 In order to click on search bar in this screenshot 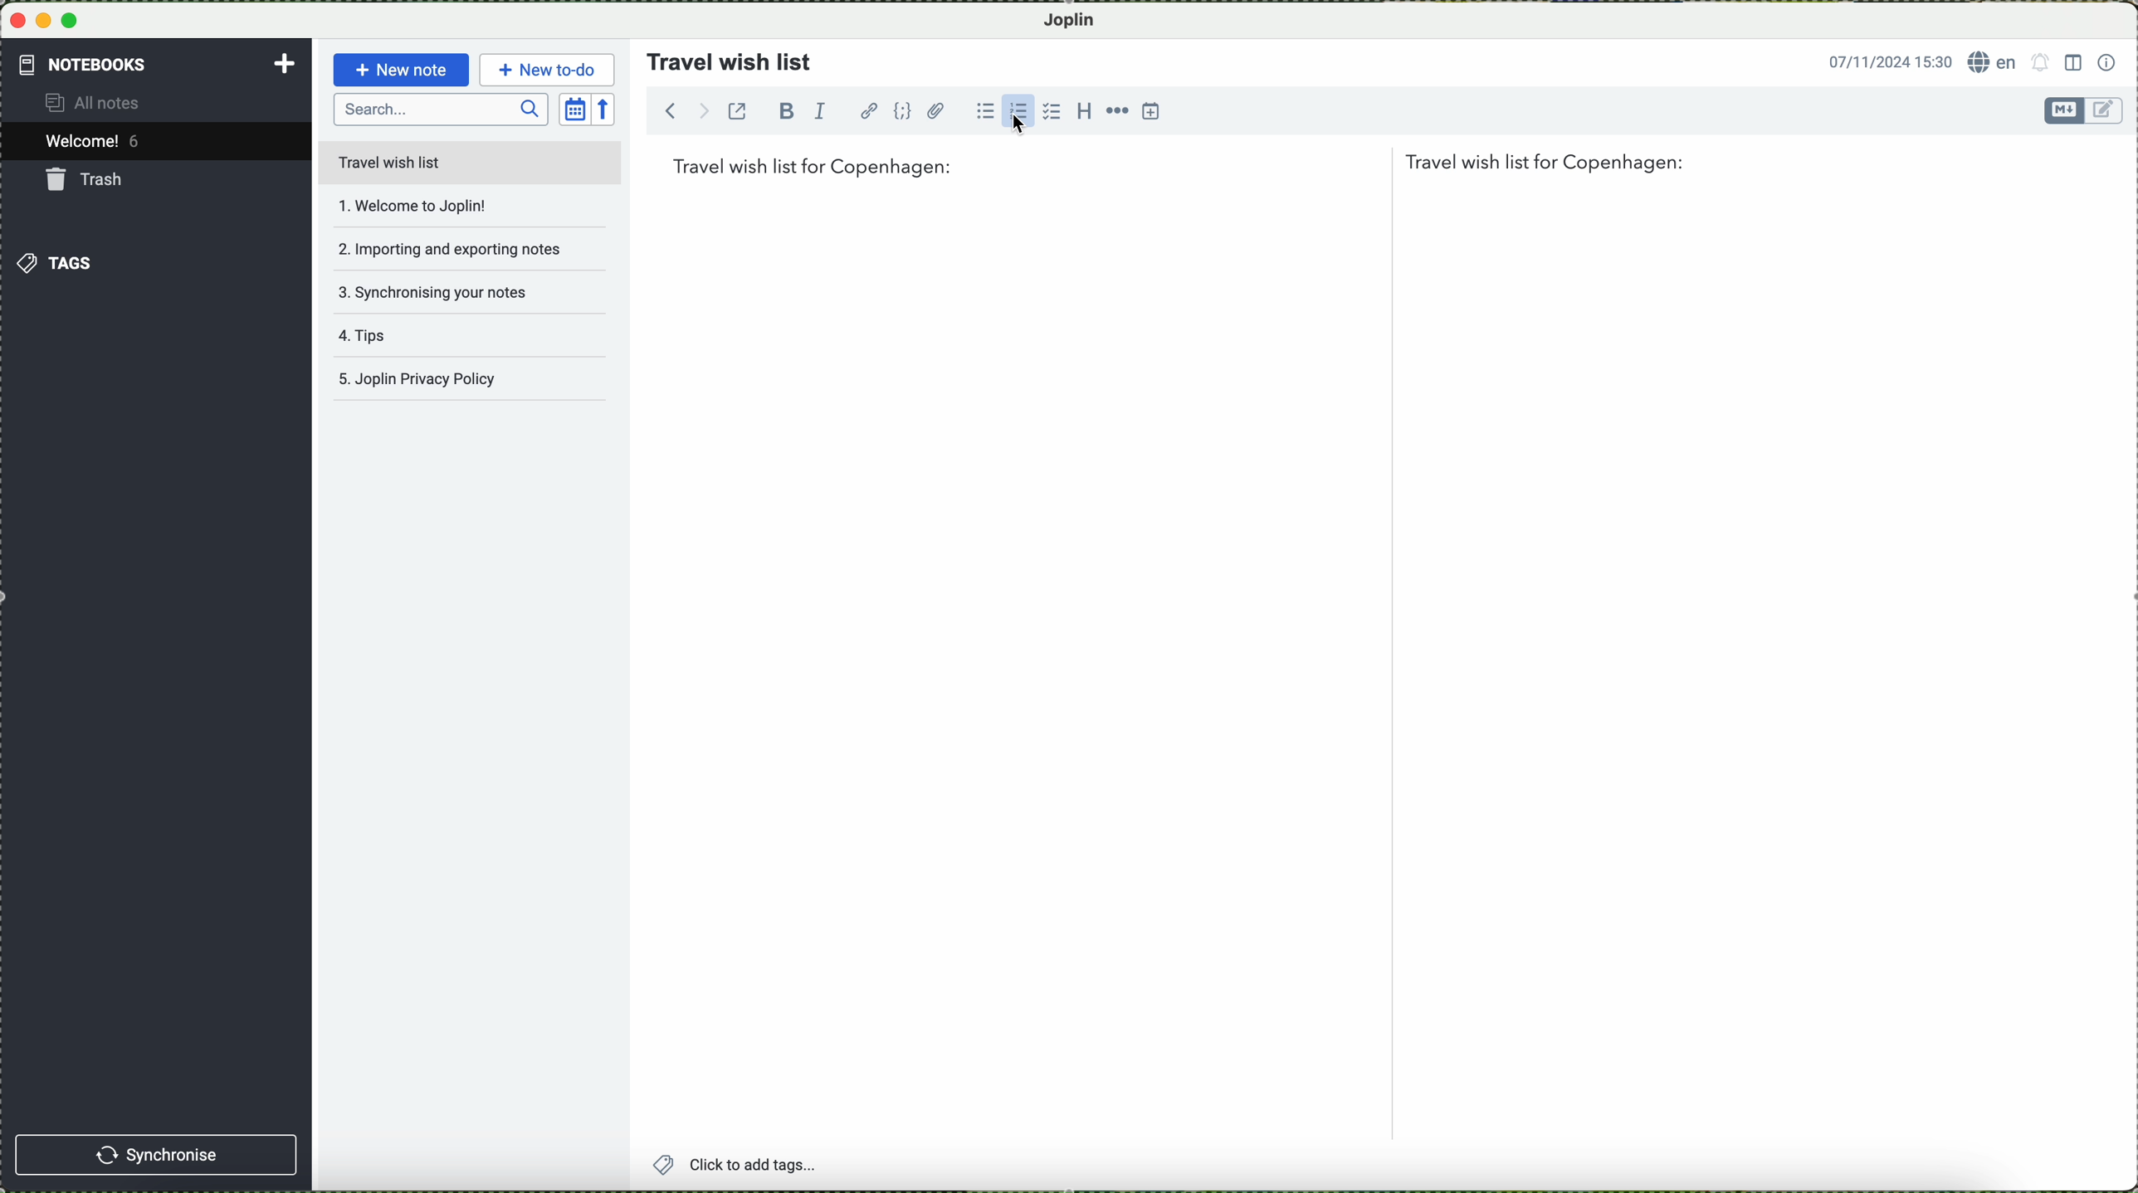, I will do `click(441, 110)`.